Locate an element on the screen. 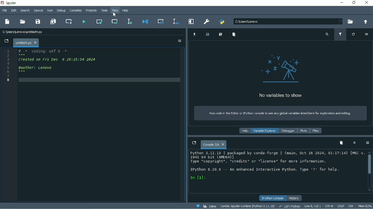 The height and width of the screenshot is (209, 373). IPython console is located at coordinates (273, 198).